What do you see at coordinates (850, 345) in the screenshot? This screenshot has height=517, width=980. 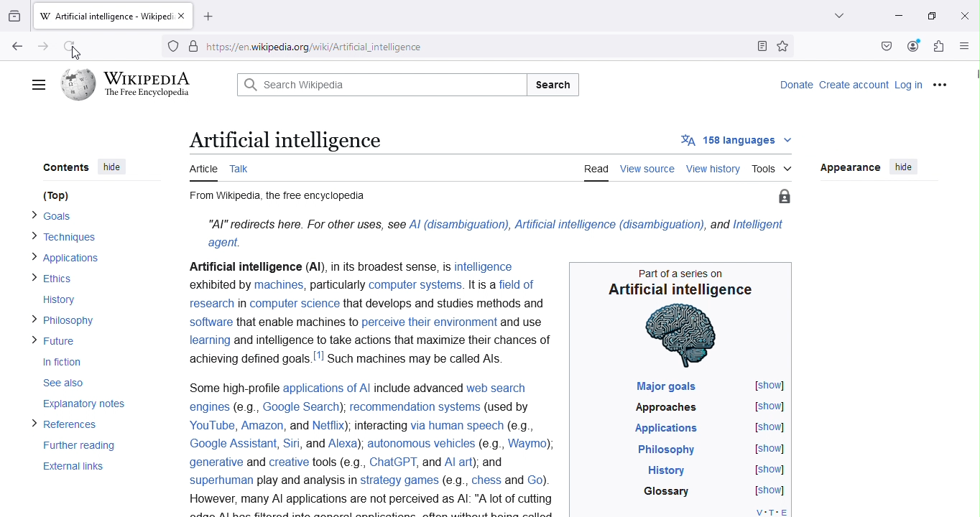 I see `Wide` at bounding box center [850, 345].